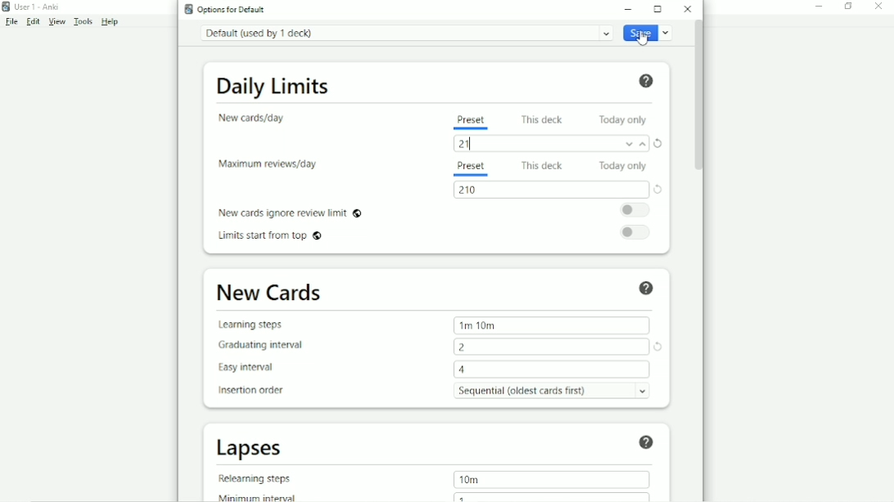 This screenshot has width=894, height=502. Describe the element at coordinates (659, 142) in the screenshot. I see `Restore this setting to its default value` at that location.